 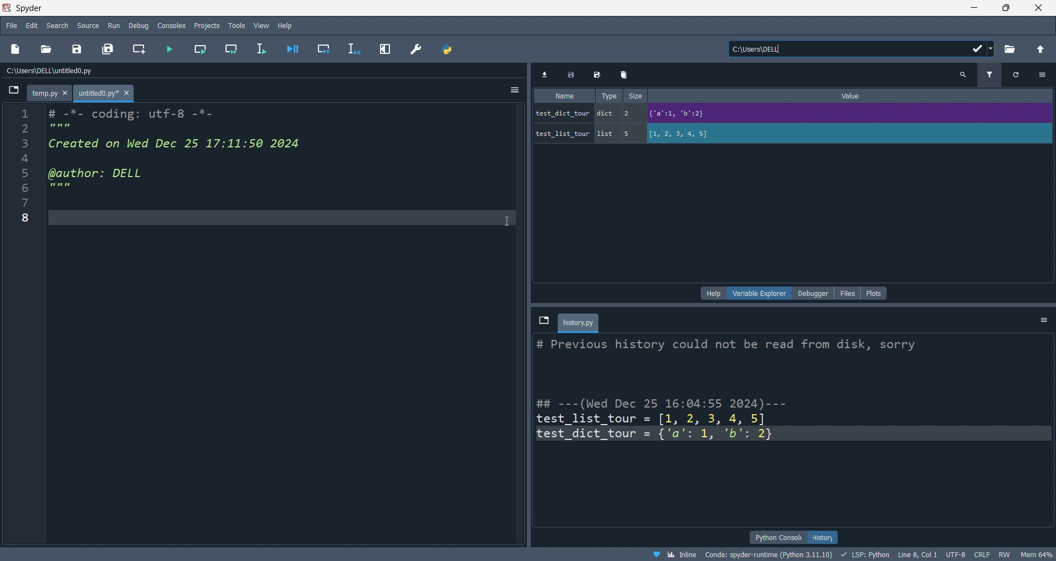 What do you see at coordinates (1019, 320) in the screenshot?
I see `close kernel` at bounding box center [1019, 320].